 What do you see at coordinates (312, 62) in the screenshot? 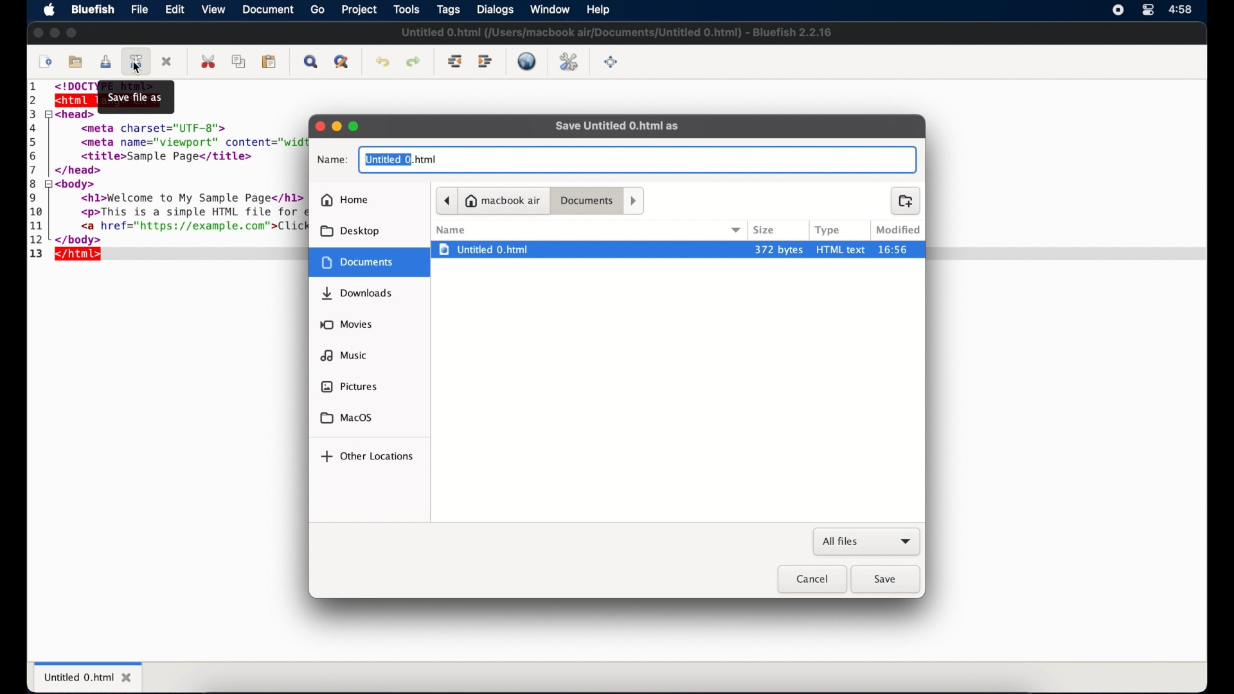
I see `show find bar` at bounding box center [312, 62].